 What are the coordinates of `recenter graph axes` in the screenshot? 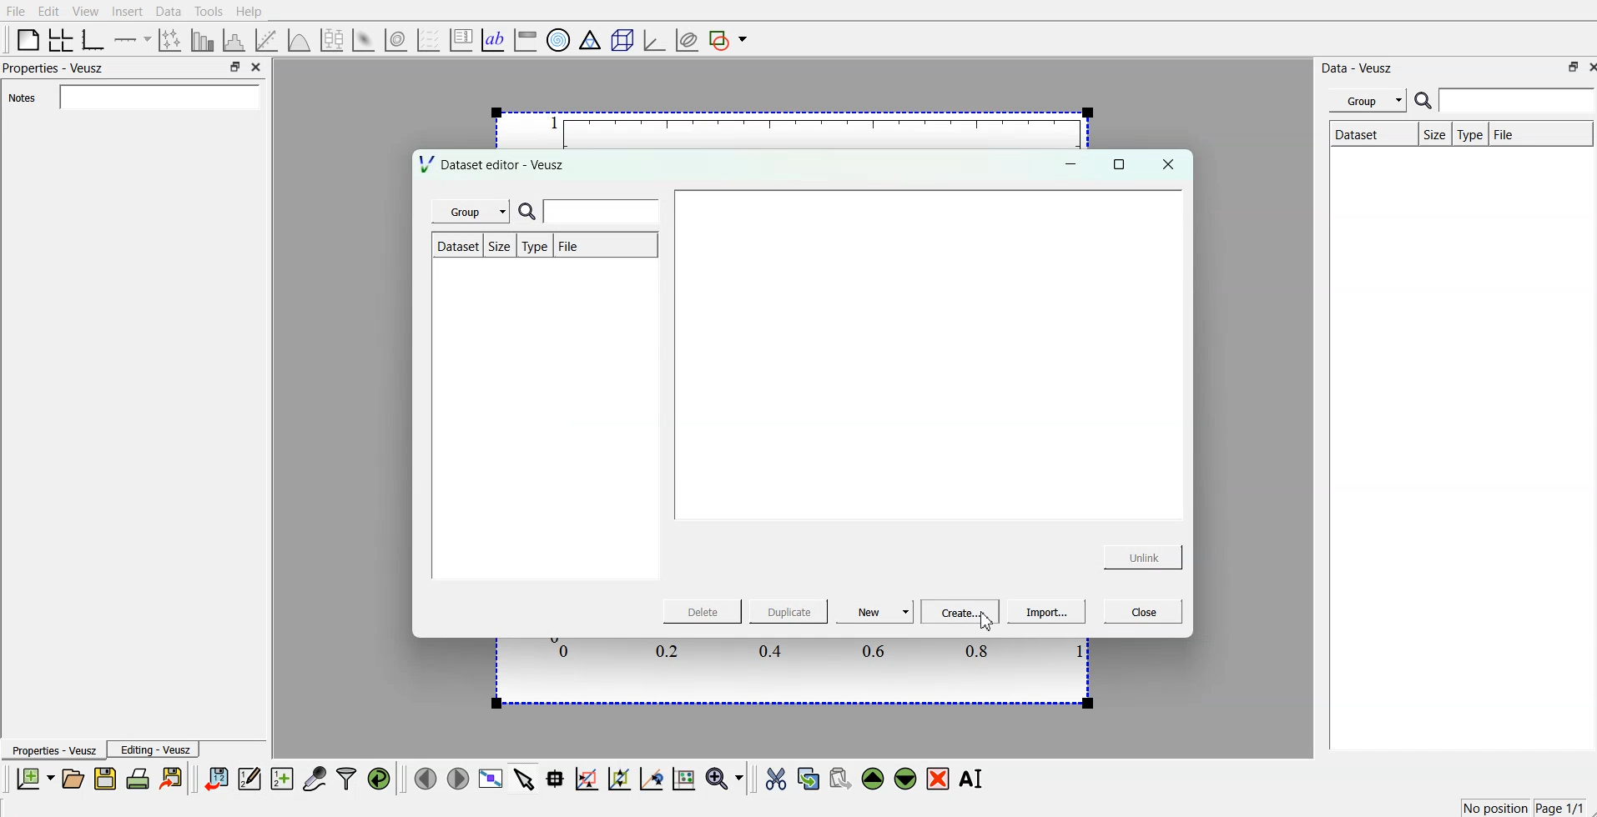 It's located at (651, 779).